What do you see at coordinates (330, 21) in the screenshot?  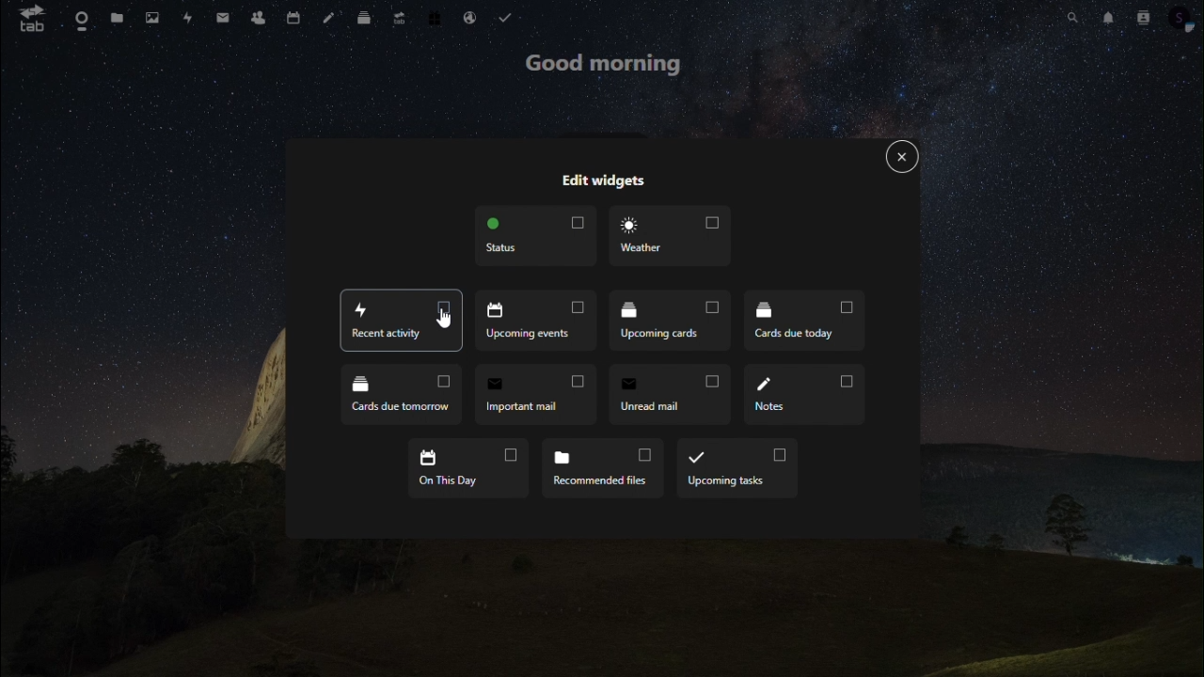 I see `note` at bounding box center [330, 21].